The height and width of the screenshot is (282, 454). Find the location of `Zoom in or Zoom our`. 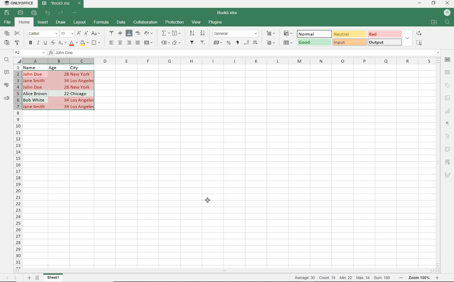

Zoom in or Zoom our is located at coordinates (421, 278).